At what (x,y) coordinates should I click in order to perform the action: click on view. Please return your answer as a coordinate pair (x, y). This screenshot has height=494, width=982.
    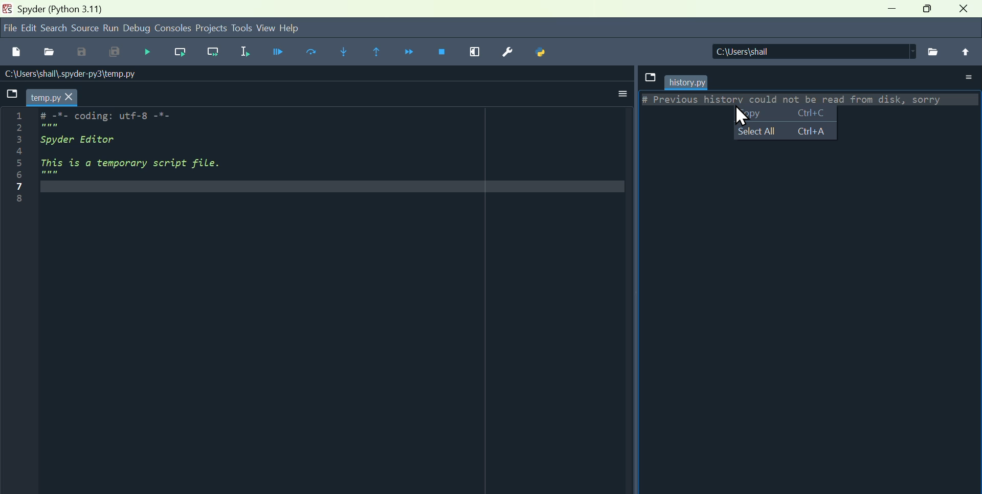
    Looking at the image, I should click on (266, 28).